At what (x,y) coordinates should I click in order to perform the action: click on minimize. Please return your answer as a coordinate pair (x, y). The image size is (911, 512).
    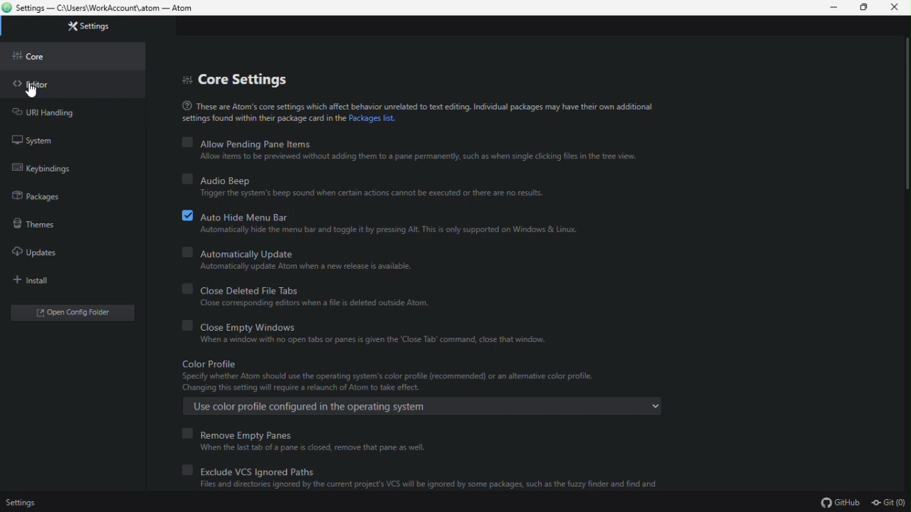
    Looking at the image, I should click on (830, 8).